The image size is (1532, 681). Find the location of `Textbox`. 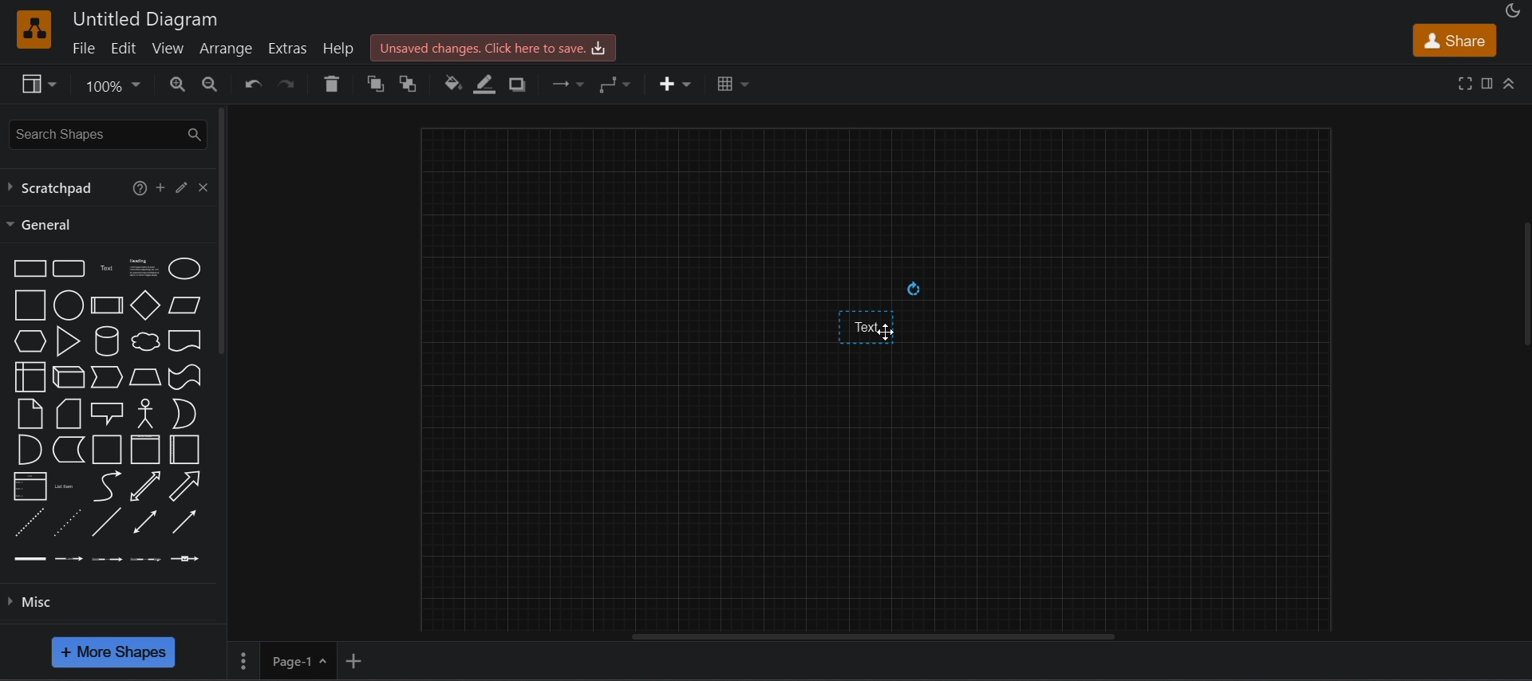

Textbox is located at coordinates (145, 269).